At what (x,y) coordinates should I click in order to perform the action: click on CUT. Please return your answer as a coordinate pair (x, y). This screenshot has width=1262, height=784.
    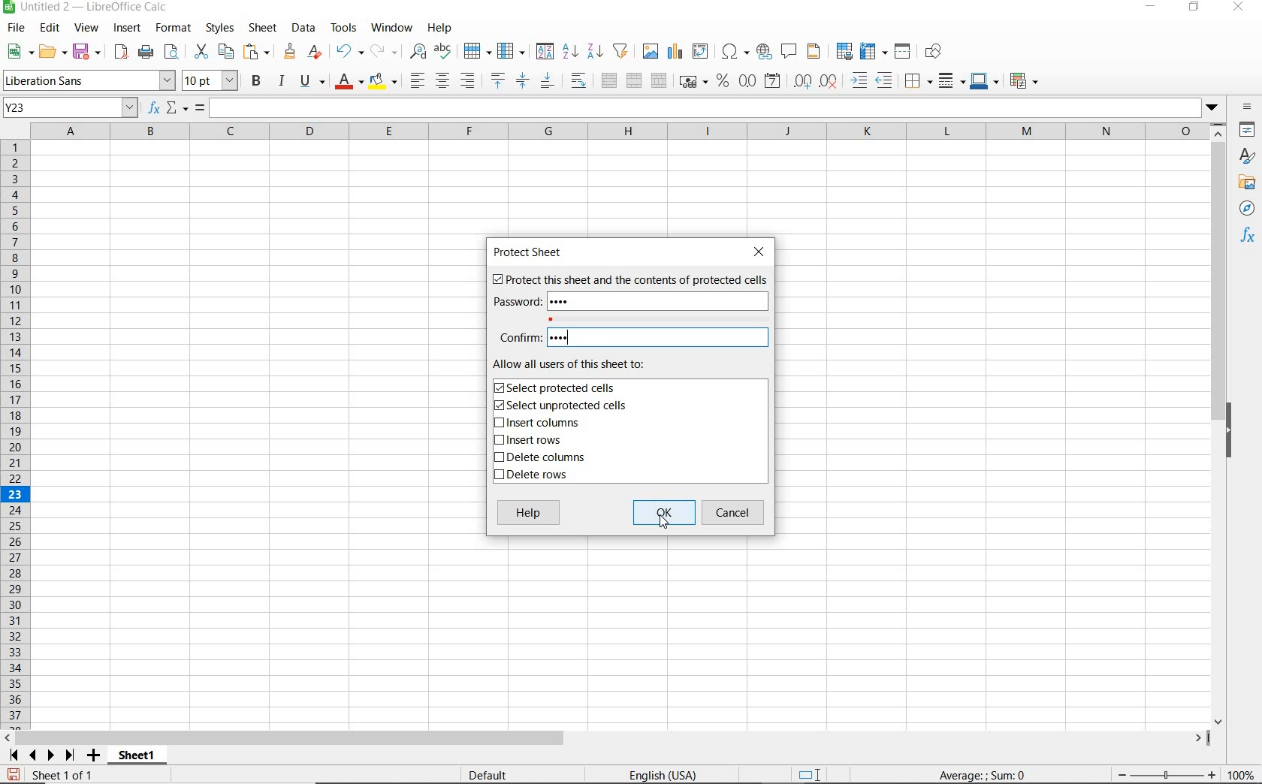
    Looking at the image, I should click on (200, 50).